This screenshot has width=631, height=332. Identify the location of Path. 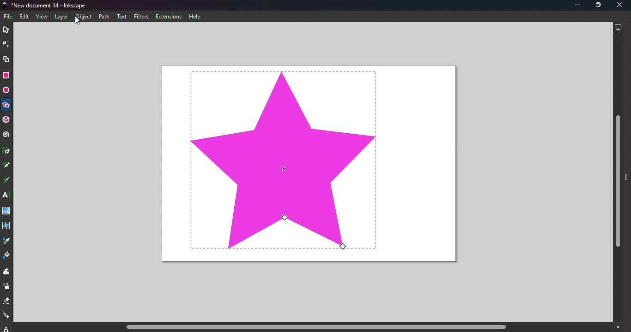
(103, 16).